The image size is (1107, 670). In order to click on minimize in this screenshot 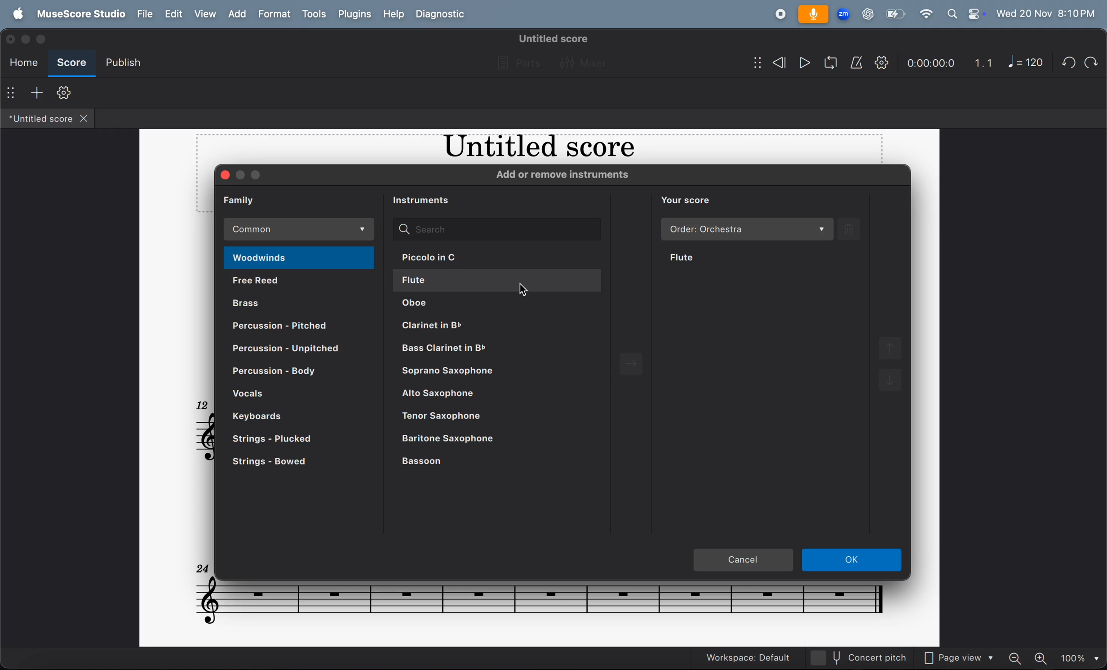, I will do `click(29, 40)`.